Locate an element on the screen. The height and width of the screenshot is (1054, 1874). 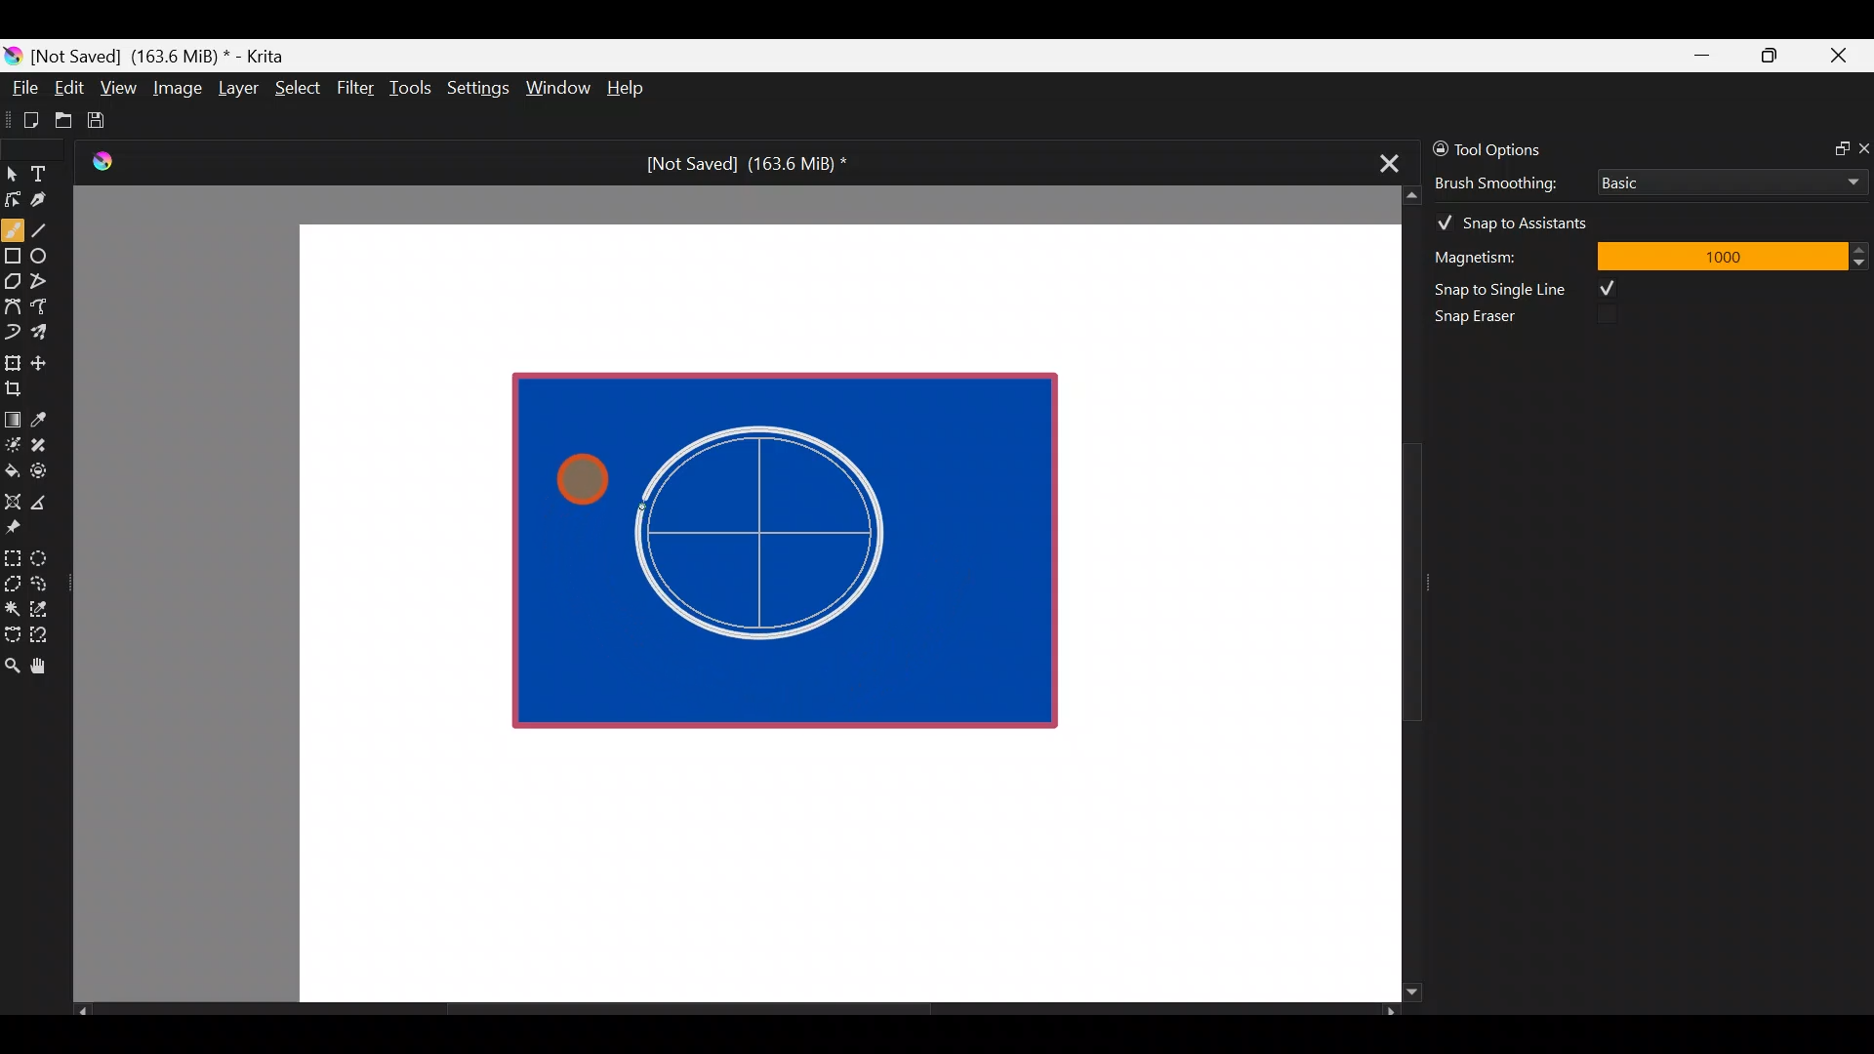
Magnetism is located at coordinates (1503, 254).